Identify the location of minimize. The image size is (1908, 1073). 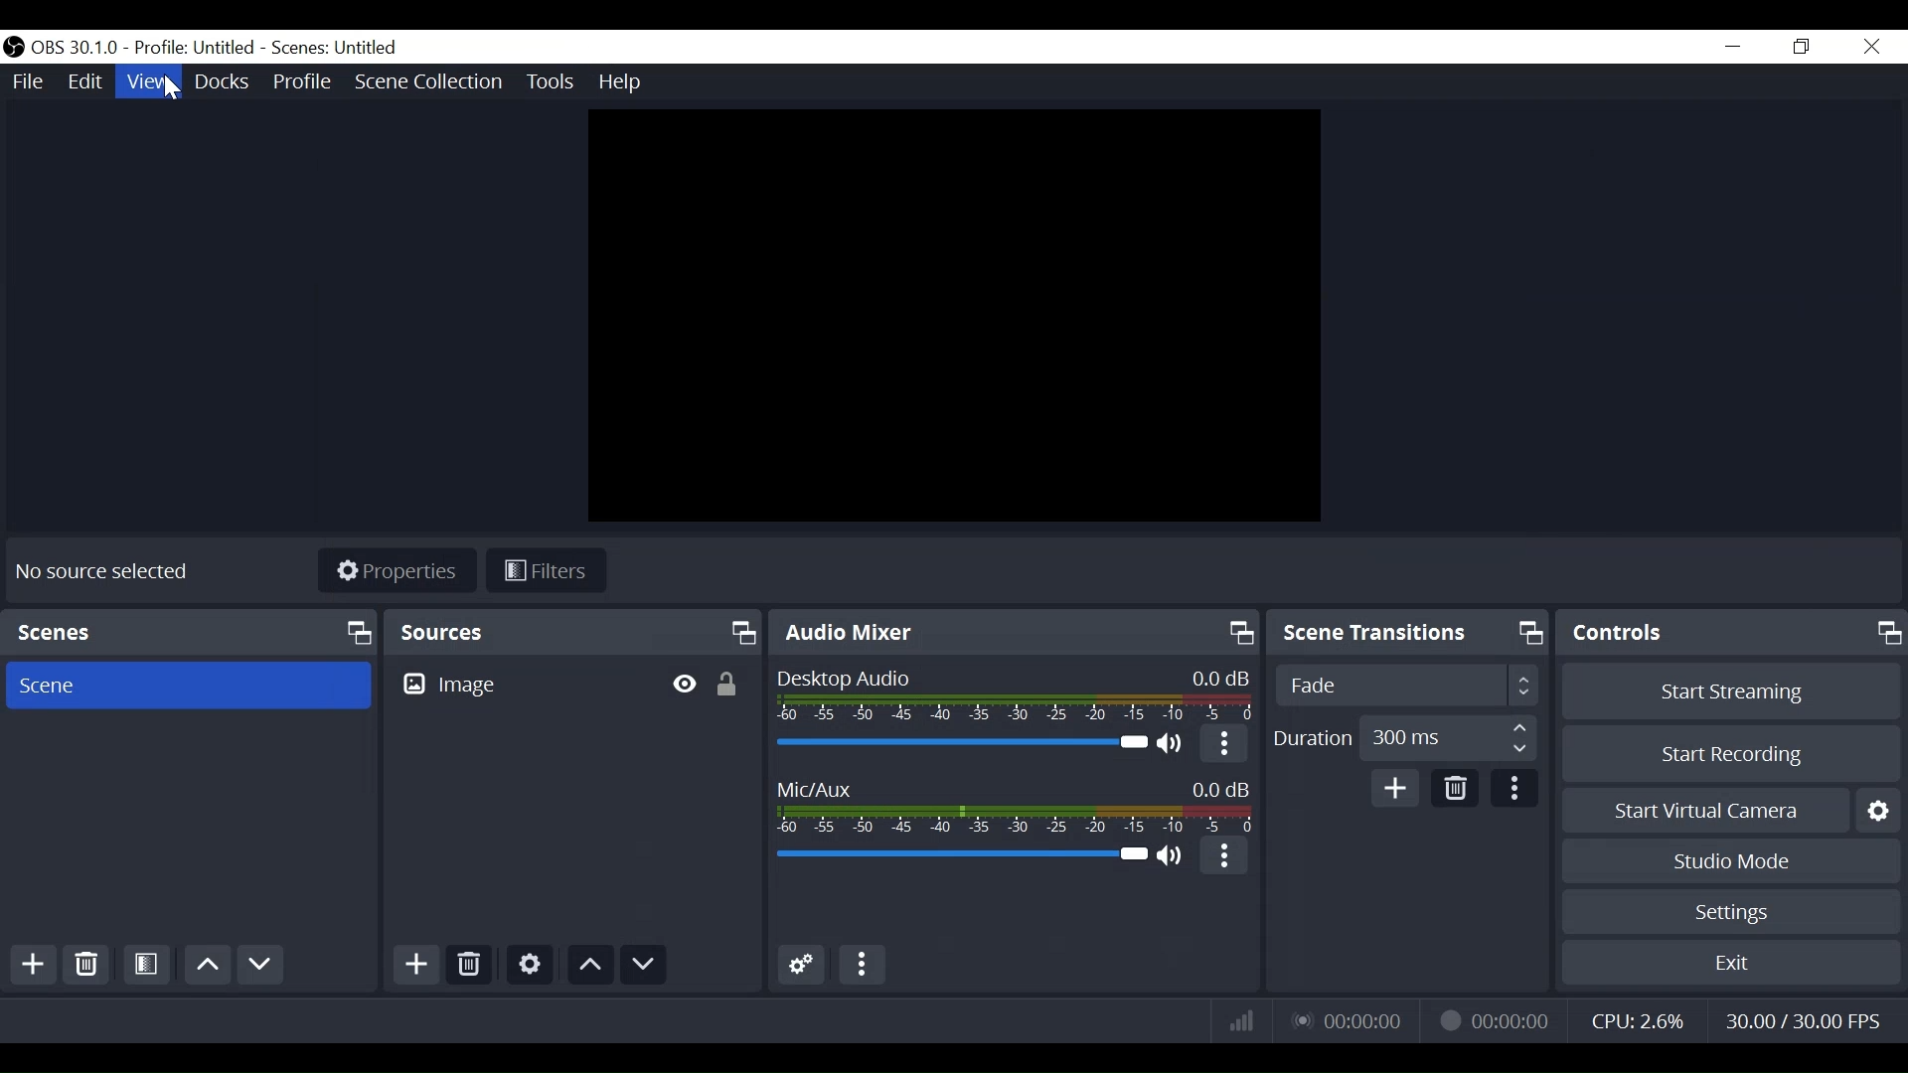
(1734, 47).